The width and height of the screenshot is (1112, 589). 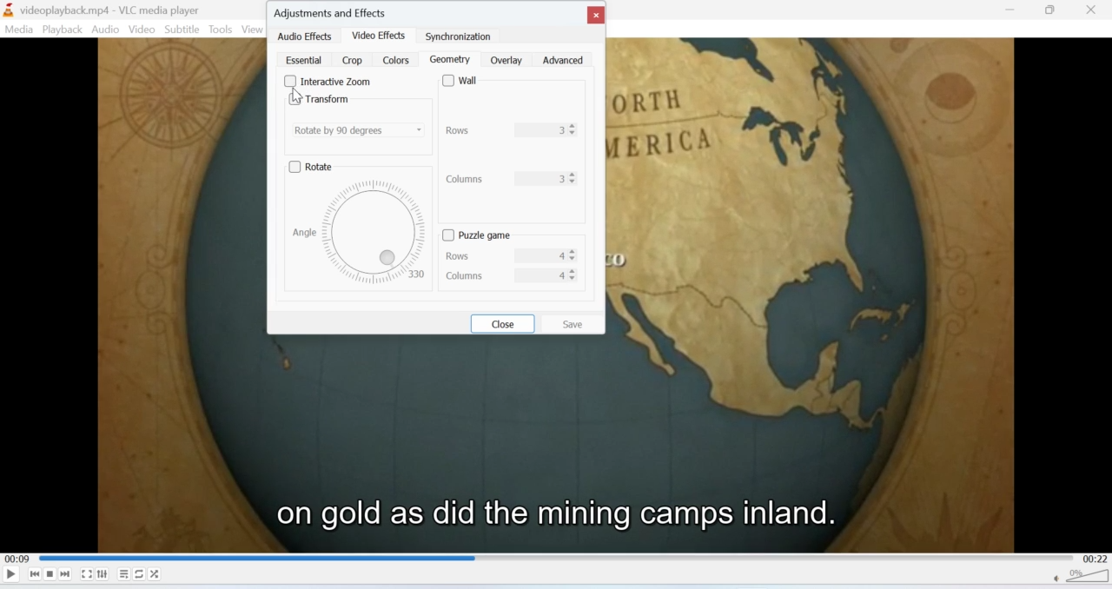 What do you see at coordinates (515, 130) in the screenshot?
I see `Rows  3` at bounding box center [515, 130].